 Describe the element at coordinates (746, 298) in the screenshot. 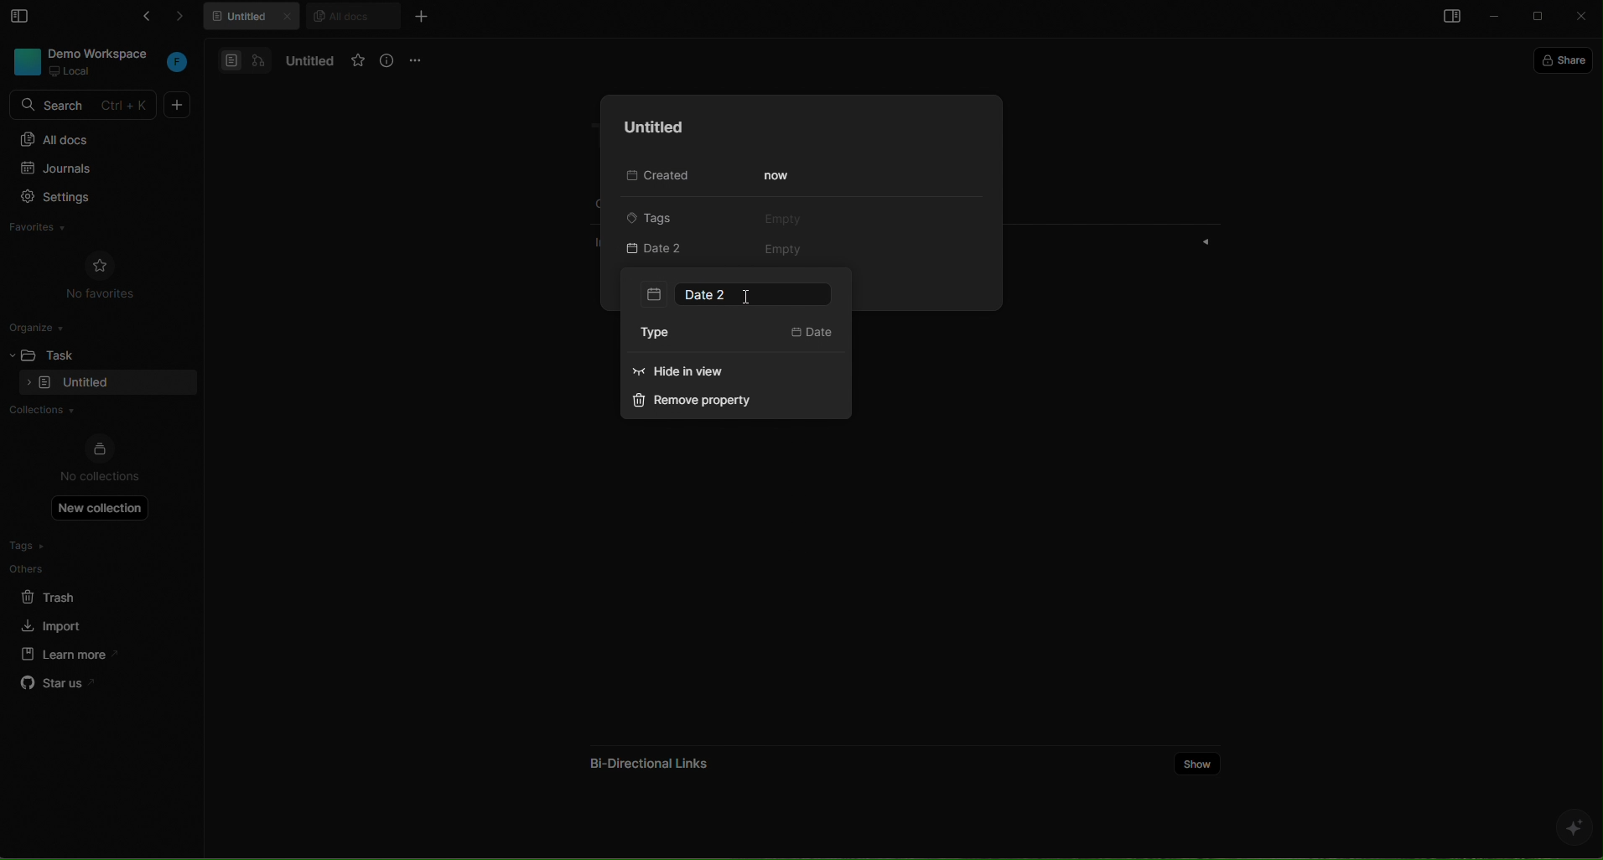

I see `cursor` at that location.